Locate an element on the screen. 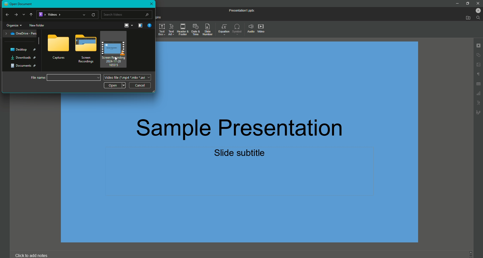 The height and width of the screenshot is (258, 483). Search Bar is located at coordinates (128, 14).